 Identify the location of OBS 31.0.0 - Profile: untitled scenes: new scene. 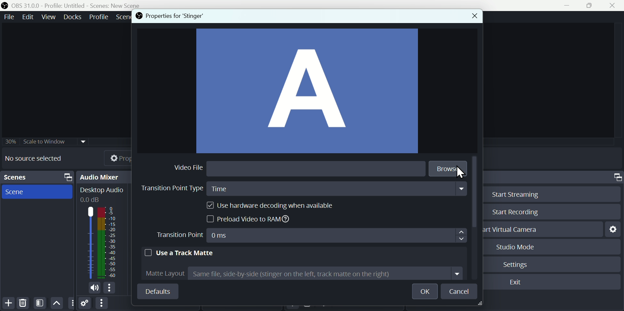
(74, 5).